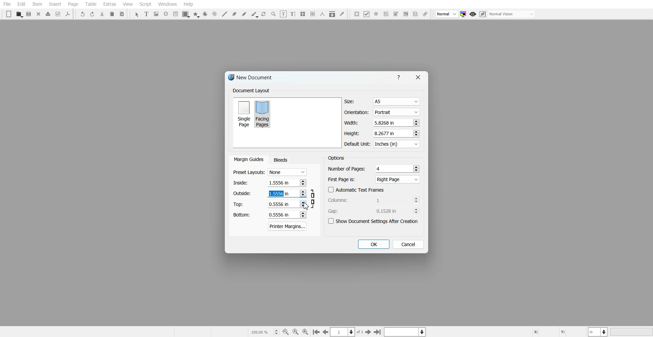 This screenshot has width=653, height=337. What do you see at coordinates (251, 91) in the screenshot?
I see `Text` at bounding box center [251, 91].